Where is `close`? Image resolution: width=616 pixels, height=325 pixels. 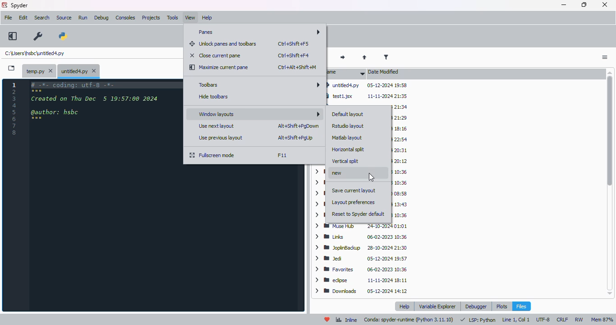 close is located at coordinates (604, 5).